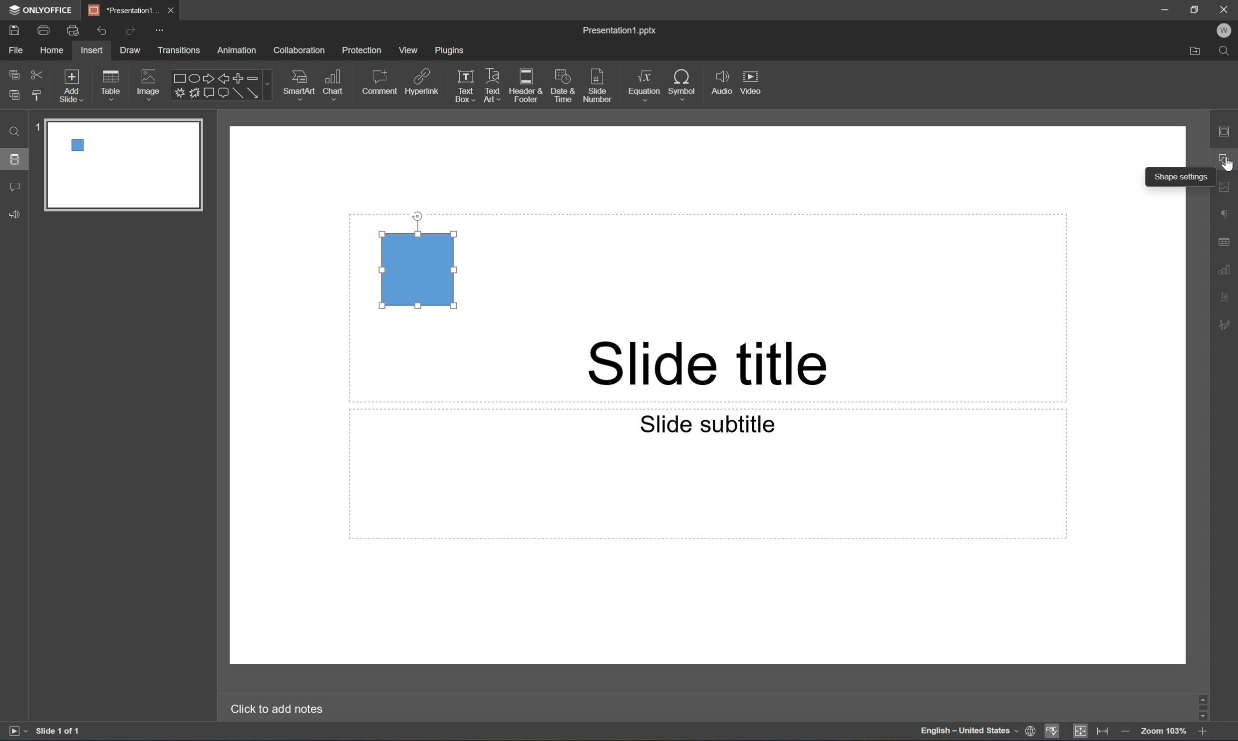 This screenshot has height=741, width=1238. I want to click on Slides, so click(14, 158).